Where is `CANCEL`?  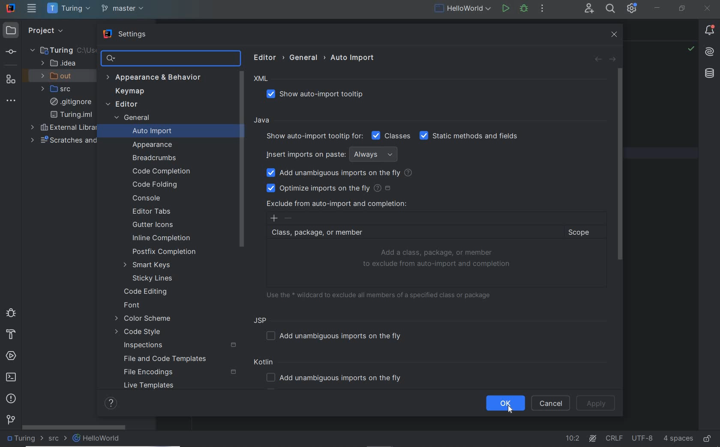
CANCEL is located at coordinates (551, 403).